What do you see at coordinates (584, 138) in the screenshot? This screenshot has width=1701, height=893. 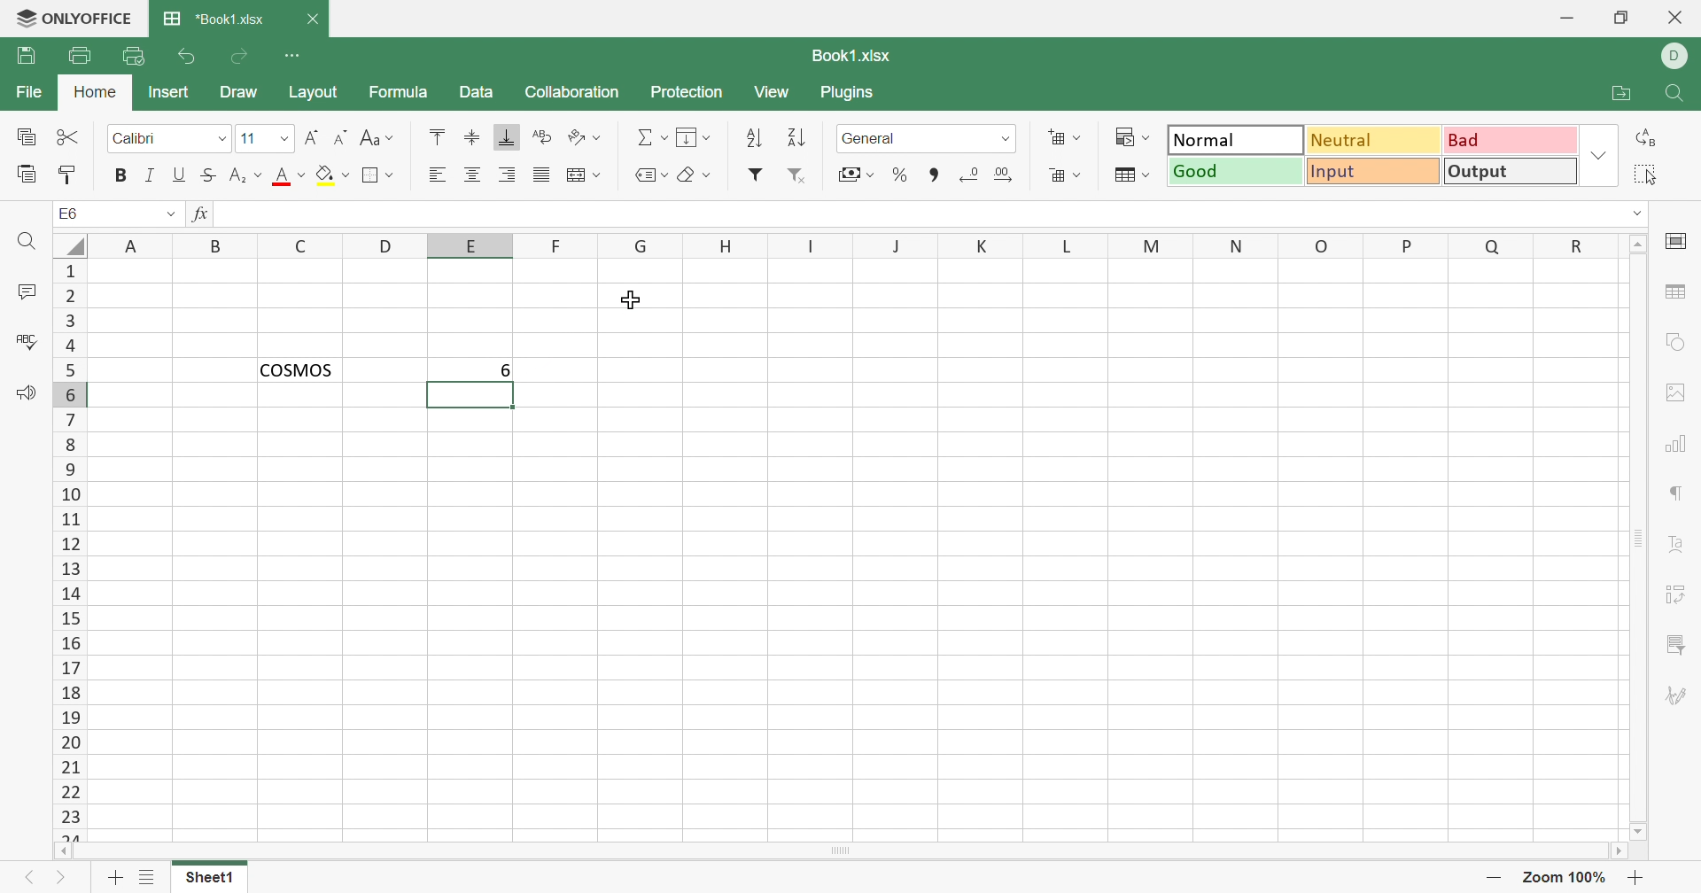 I see `Orientation` at bounding box center [584, 138].